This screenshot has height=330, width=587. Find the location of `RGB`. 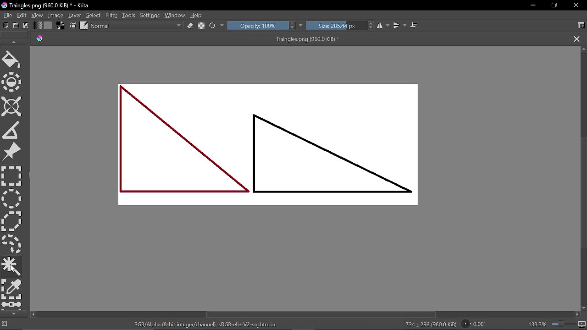

RGB is located at coordinates (205, 324).